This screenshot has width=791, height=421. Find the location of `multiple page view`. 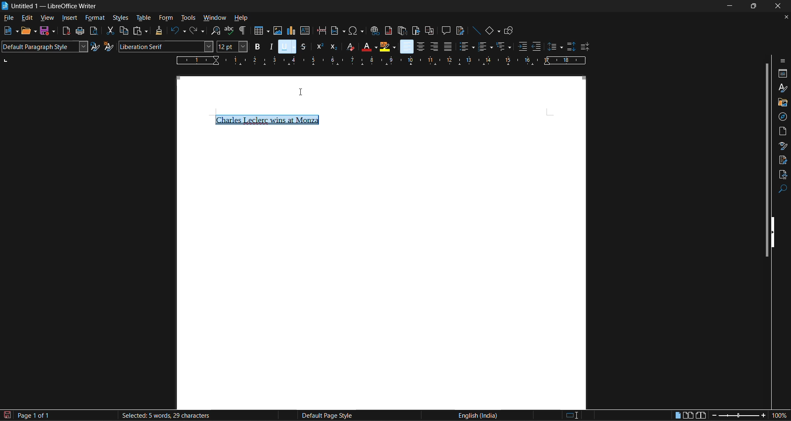

multiple page view is located at coordinates (688, 415).